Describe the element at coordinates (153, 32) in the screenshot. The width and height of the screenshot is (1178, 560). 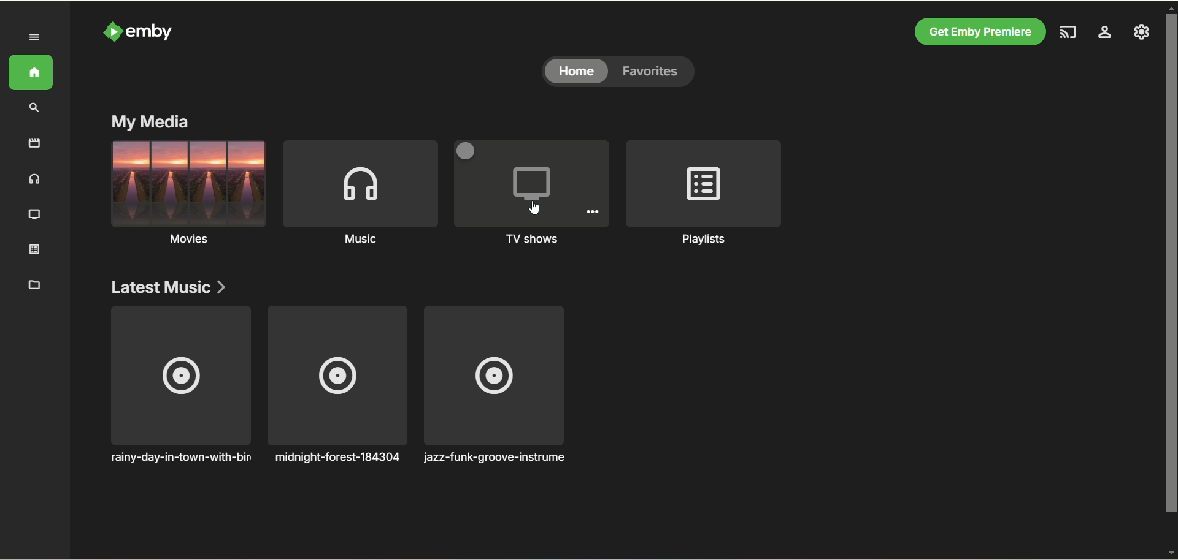
I see `emby` at that location.